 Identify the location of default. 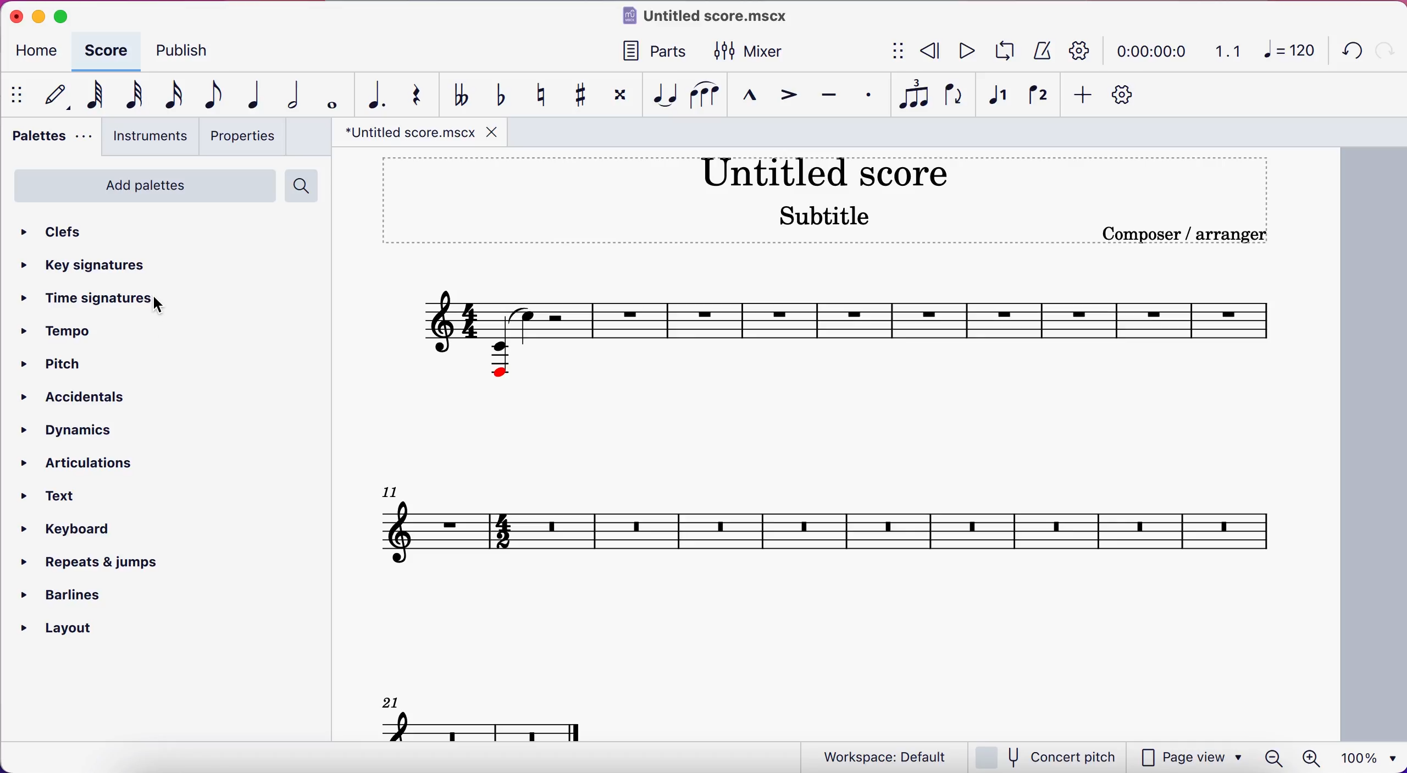
(56, 97).